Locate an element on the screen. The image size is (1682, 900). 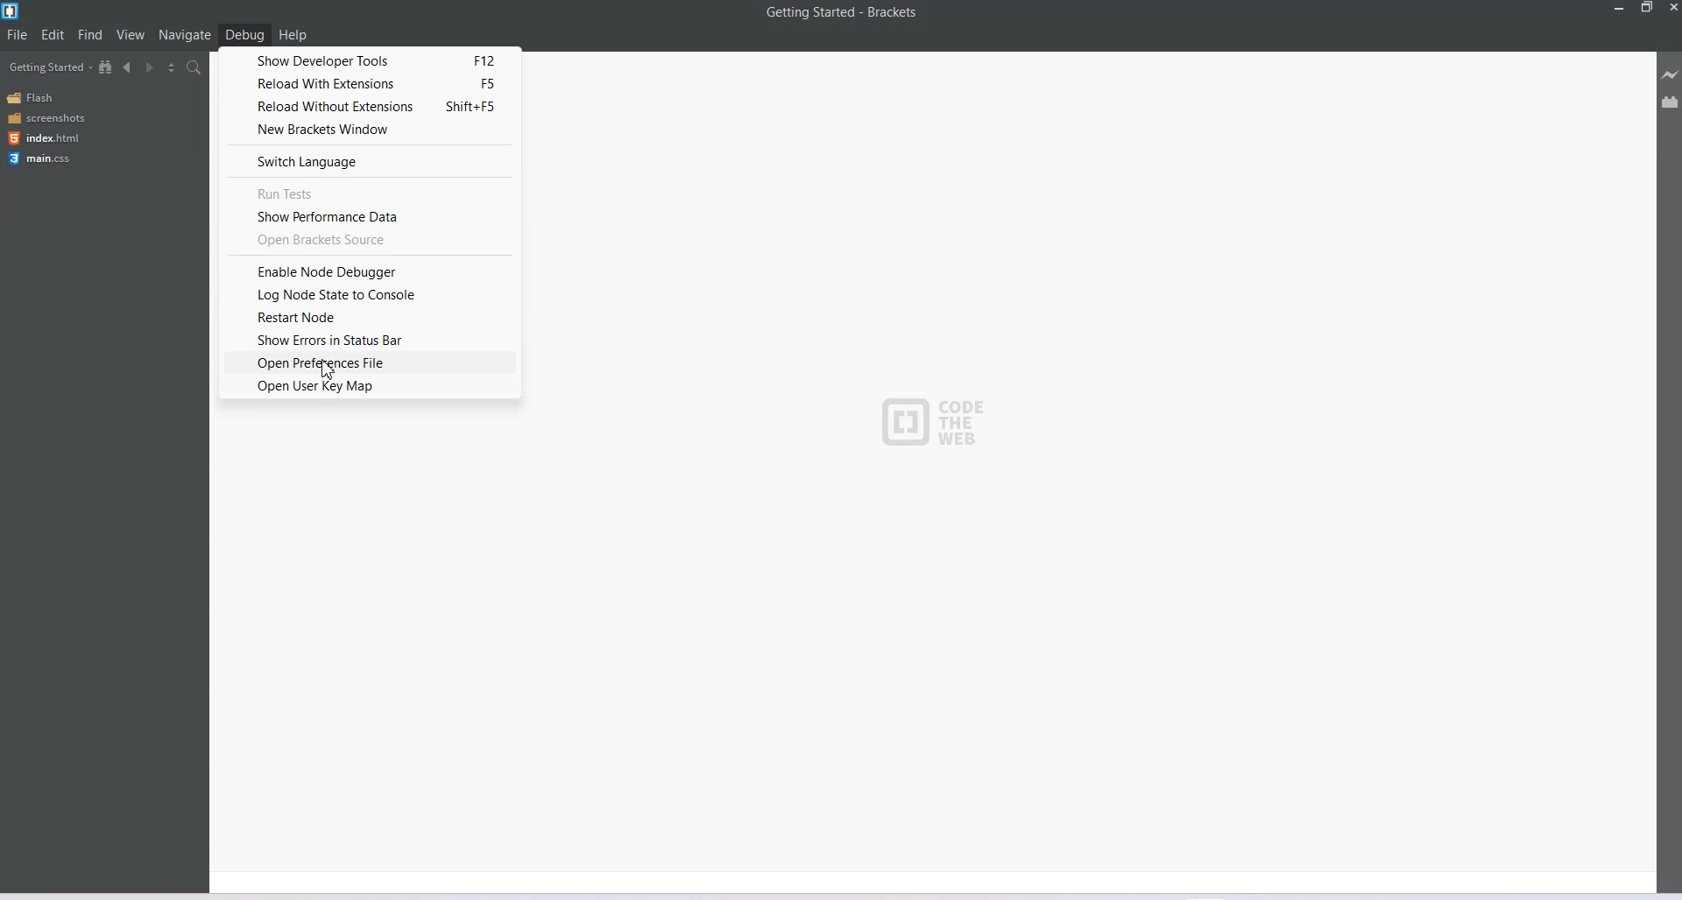
Edit is located at coordinates (54, 34).